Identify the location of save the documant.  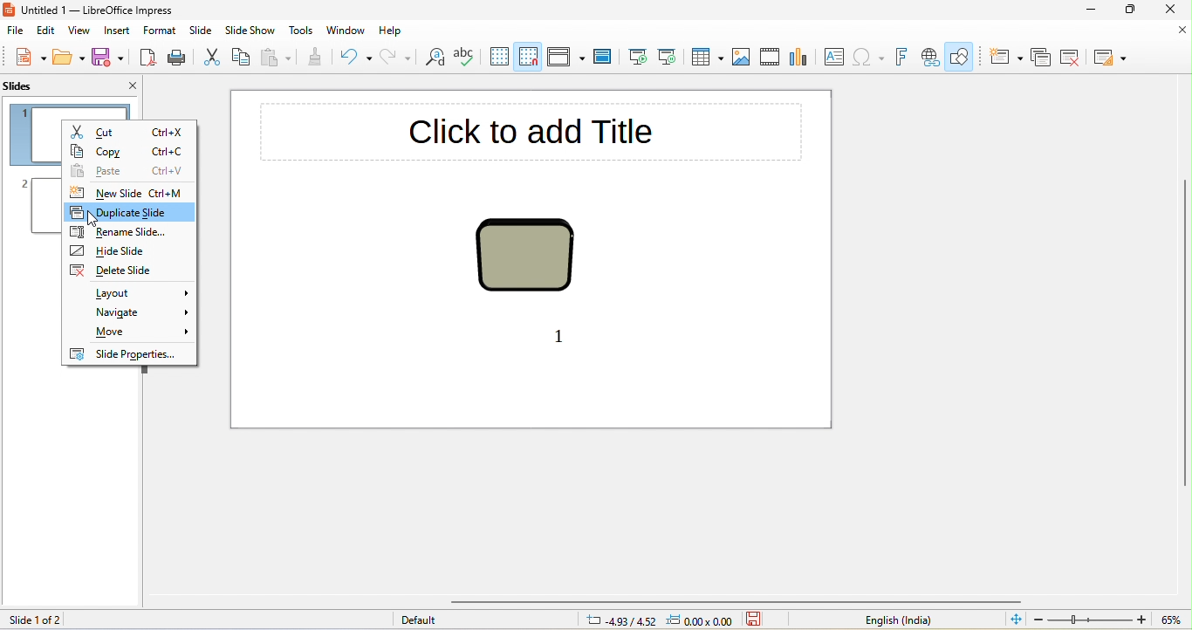
(762, 620).